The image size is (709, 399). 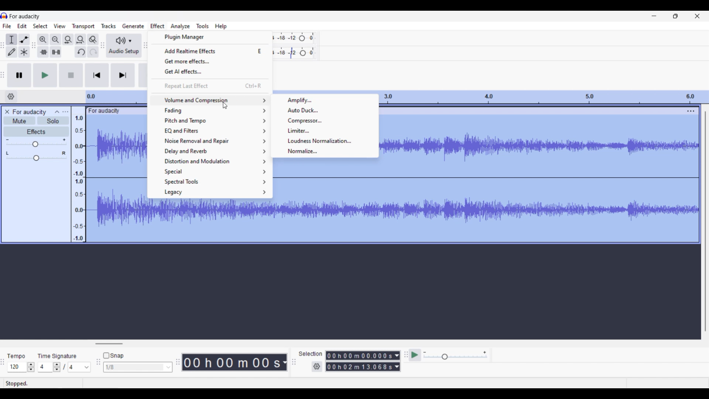 What do you see at coordinates (7, 112) in the screenshot?
I see `Close track` at bounding box center [7, 112].